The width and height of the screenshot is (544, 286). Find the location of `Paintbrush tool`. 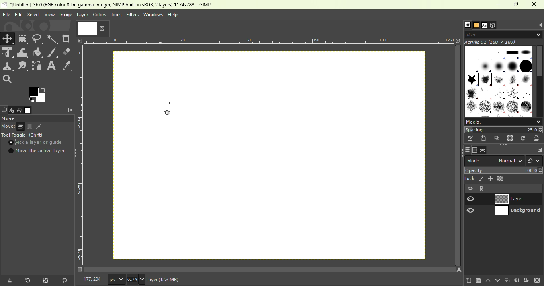

Paintbrush tool is located at coordinates (53, 52).